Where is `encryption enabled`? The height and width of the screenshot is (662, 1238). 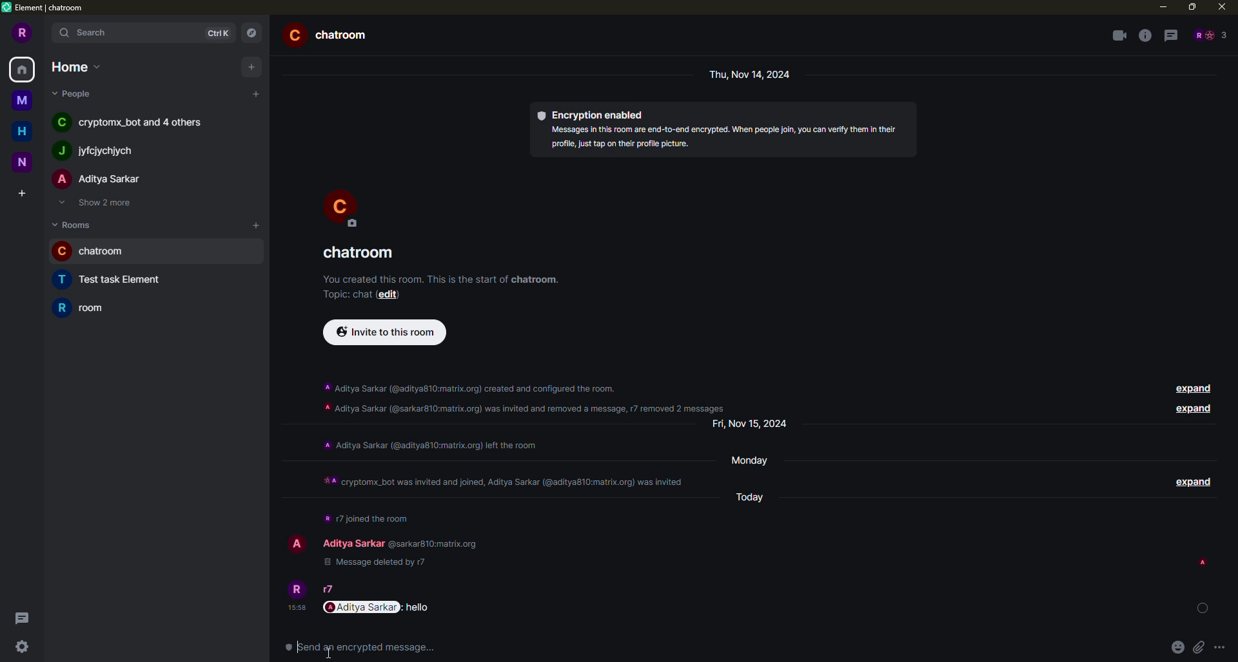 encryption enabled is located at coordinates (593, 113).